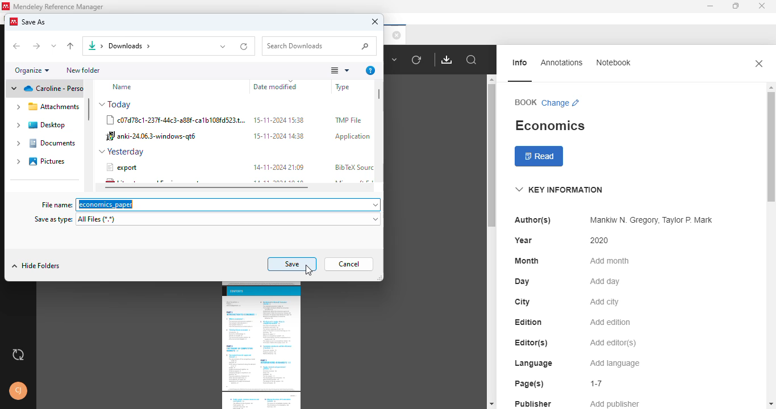 The width and height of the screenshot is (776, 409). What do you see at coordinates (18, 47) in the screenshot?
I see `back` at bounding box center [18, 47].